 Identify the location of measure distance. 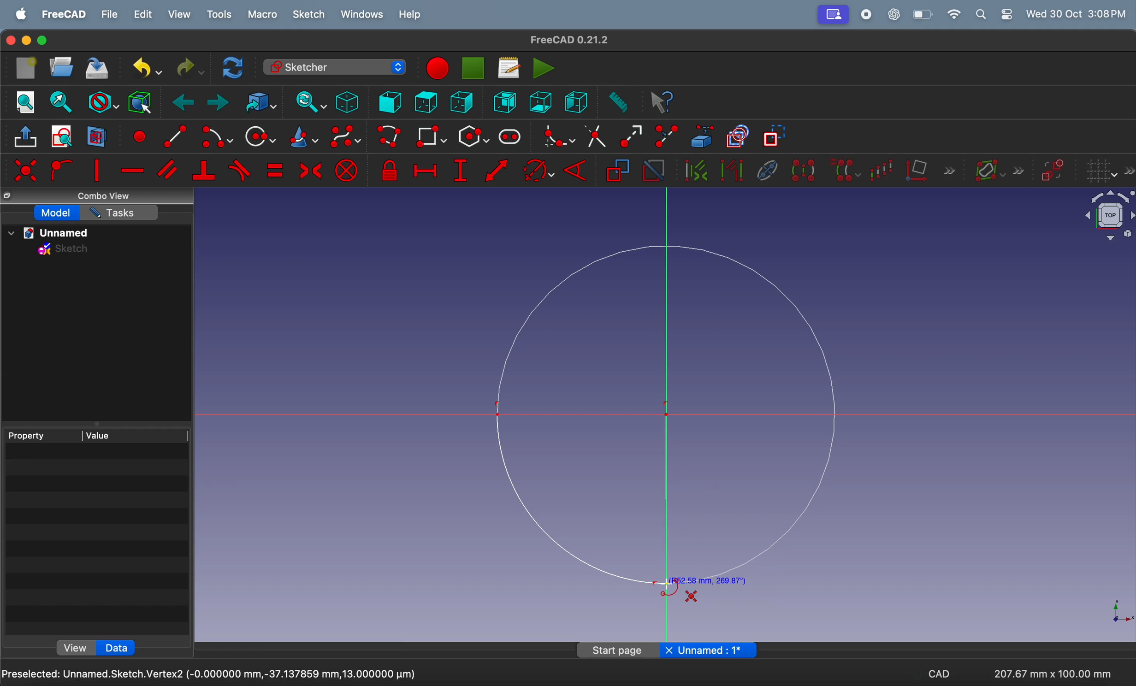
(616, 103).